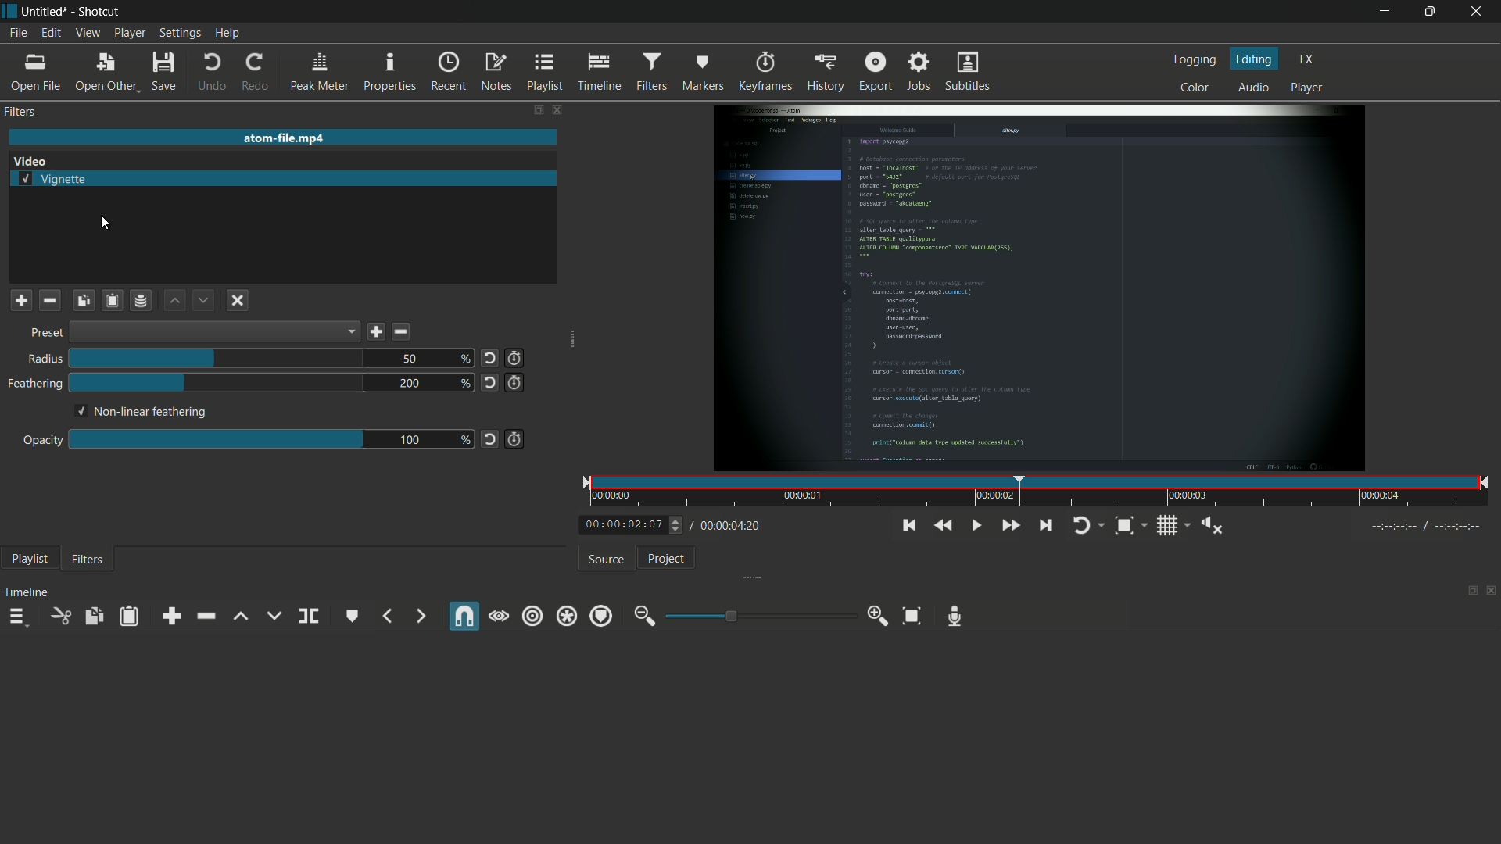  I want to click on timeline menu, so click(16, 617).